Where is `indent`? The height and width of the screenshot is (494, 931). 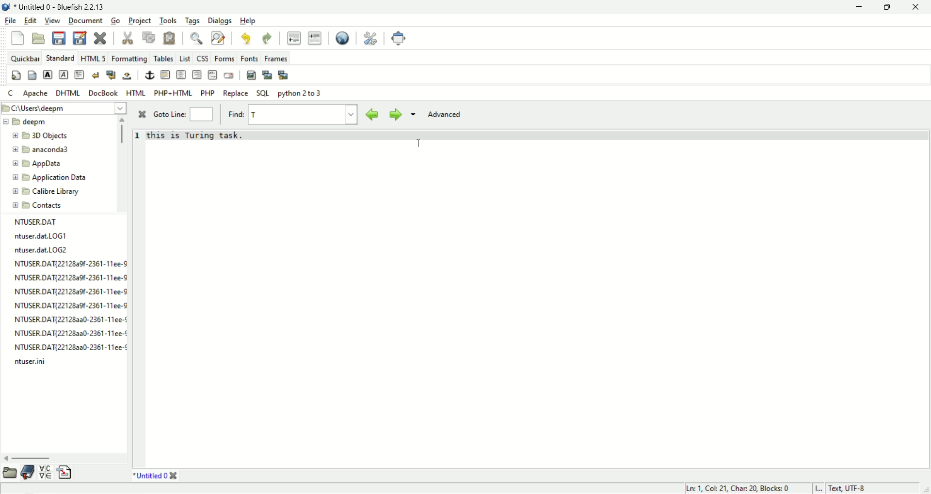
indent is located at coordinates (315, 38).